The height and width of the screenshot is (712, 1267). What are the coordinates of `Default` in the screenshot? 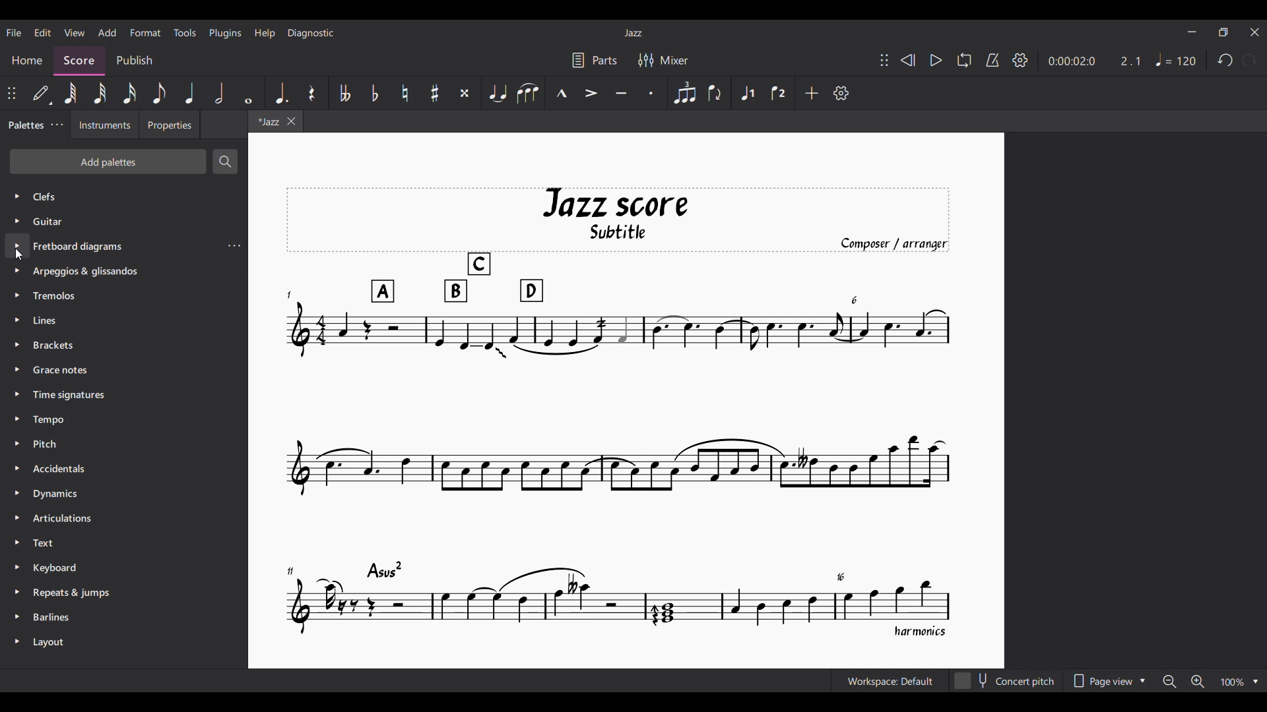 It's located at (41, 93).